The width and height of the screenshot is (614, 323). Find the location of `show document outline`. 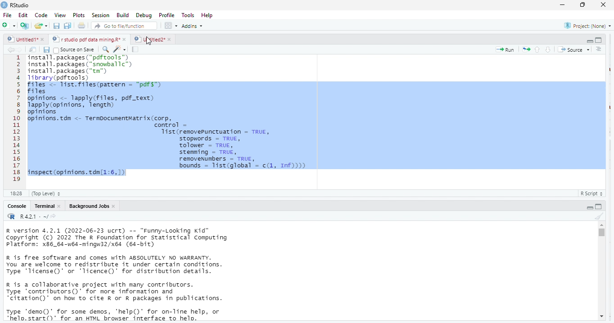

show document outline is located at coordinates (600, 49).